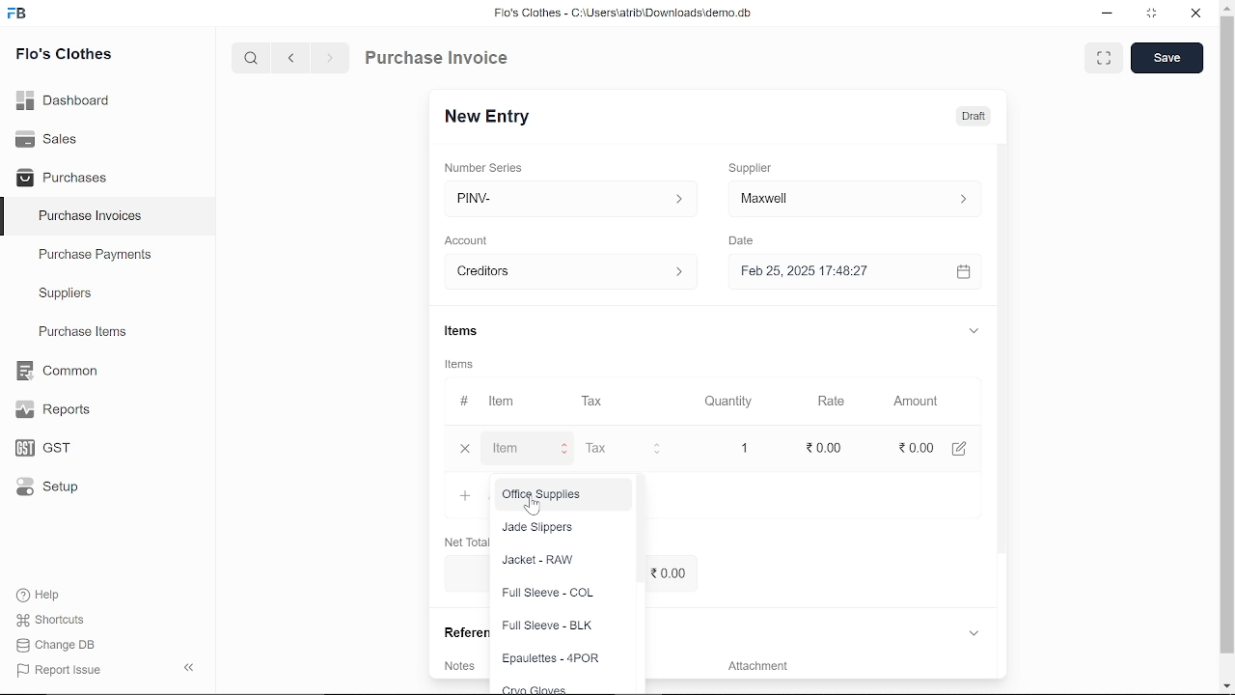  Describe the element at coordinates (561, 496) in the screenshot. I see `Office Supplies.` at that location.